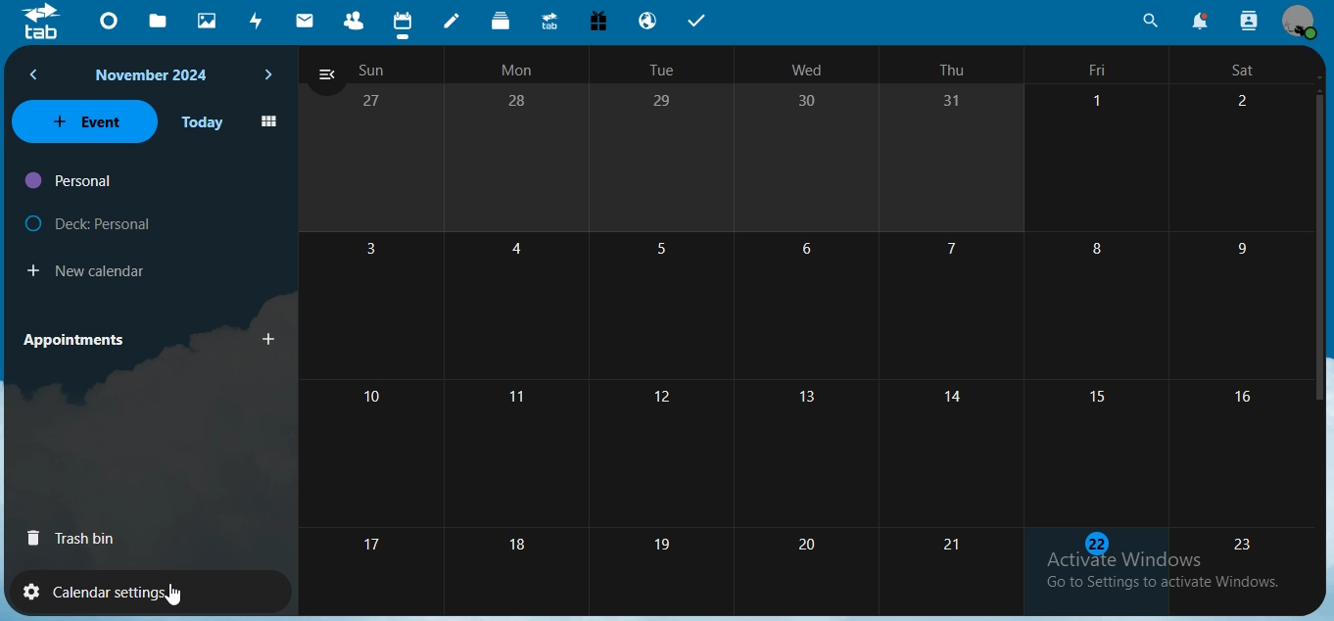 This screenshot has width=1334, height=621. I want to click on search contact, so click(1248, 19).